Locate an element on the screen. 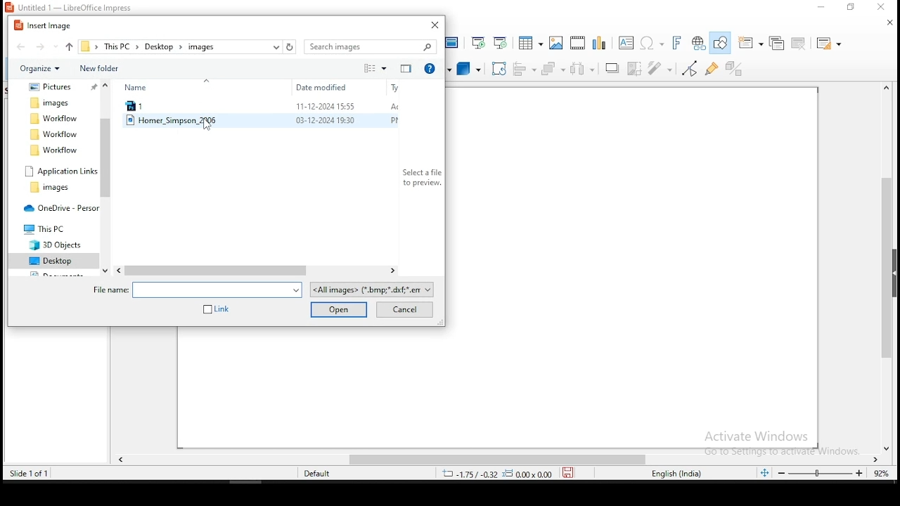  arrange is located at coordinates (552, 67).